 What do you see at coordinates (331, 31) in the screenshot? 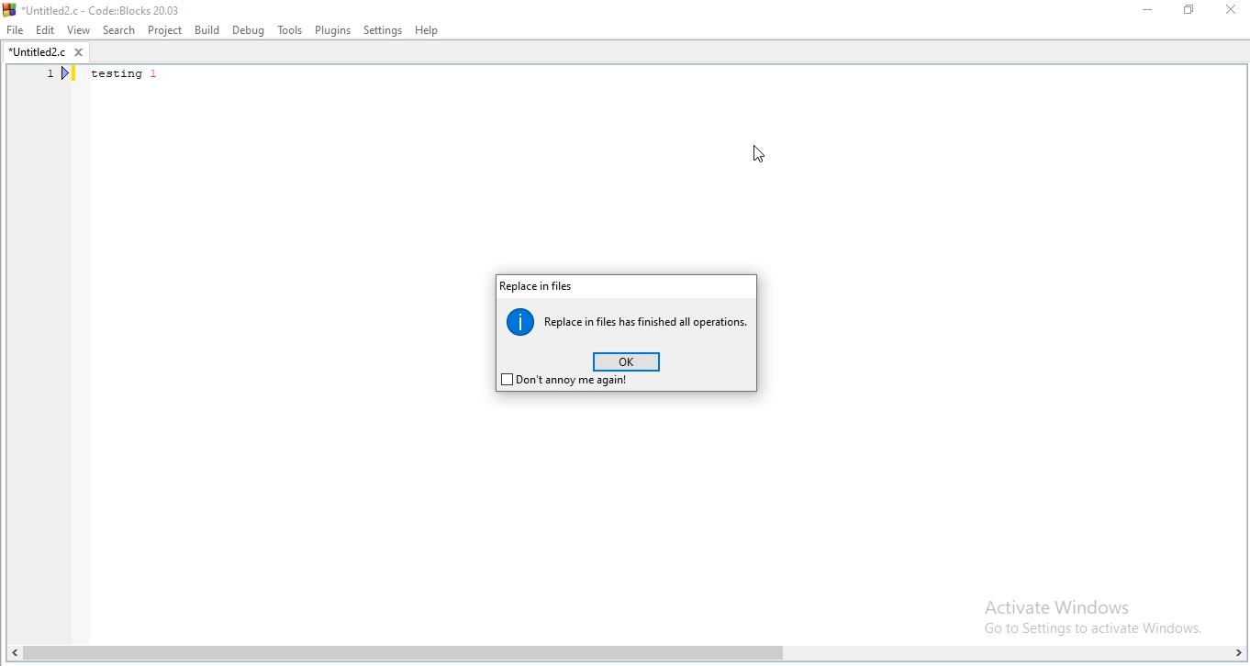
I see `Plugins ` at bounding box center [331, 31].